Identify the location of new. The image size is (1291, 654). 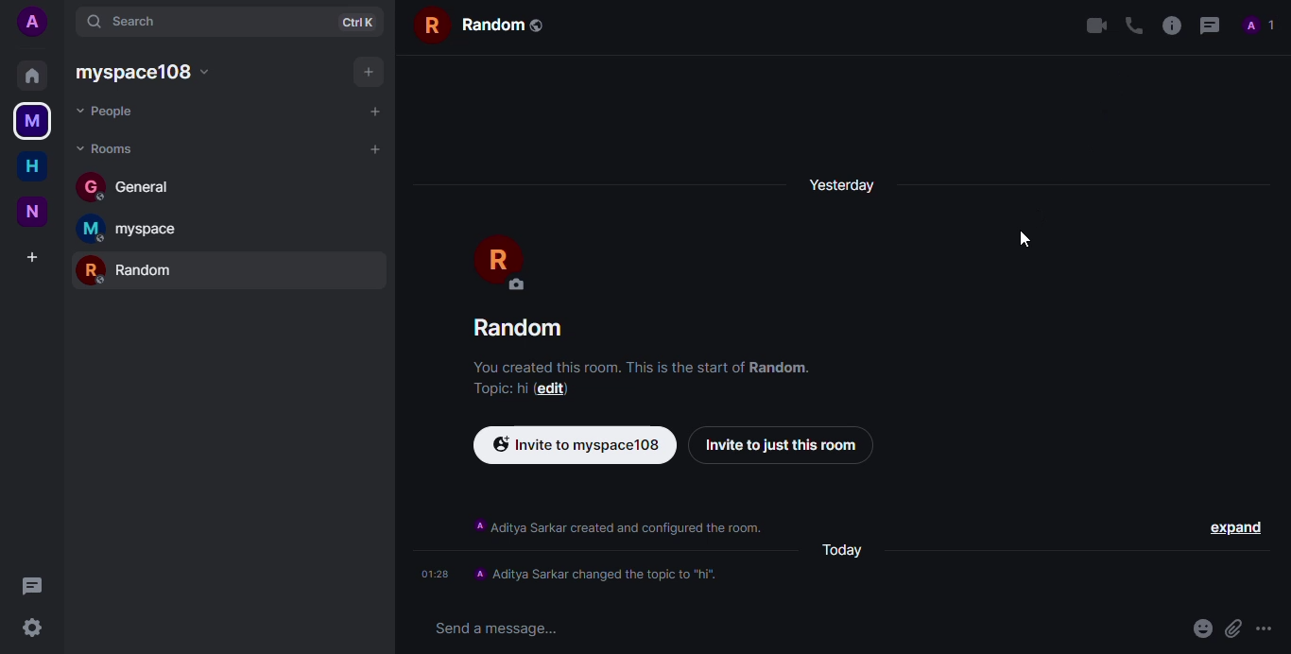
(31, 213).